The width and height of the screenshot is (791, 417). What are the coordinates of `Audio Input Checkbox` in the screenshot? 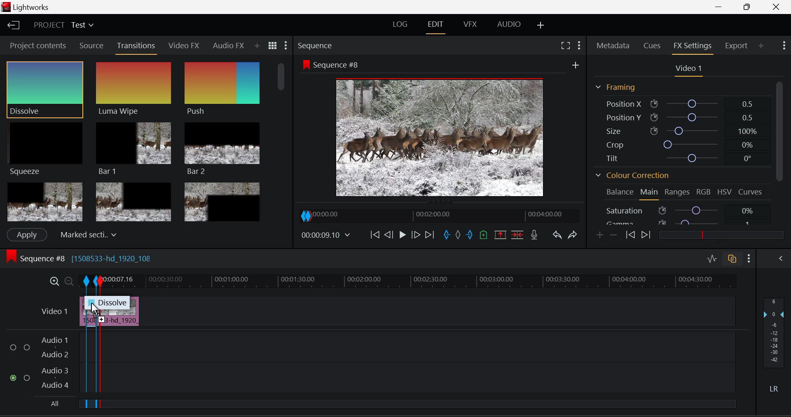 It's located at (27, 347).